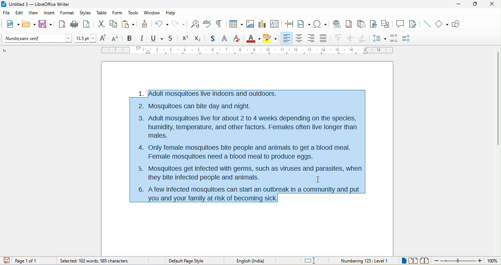 The width and height of the screenshot is (501, 265). Describe the element at coordinates (411, 37) in the screenshot. I see `decrease paragraph spacing` at that location.